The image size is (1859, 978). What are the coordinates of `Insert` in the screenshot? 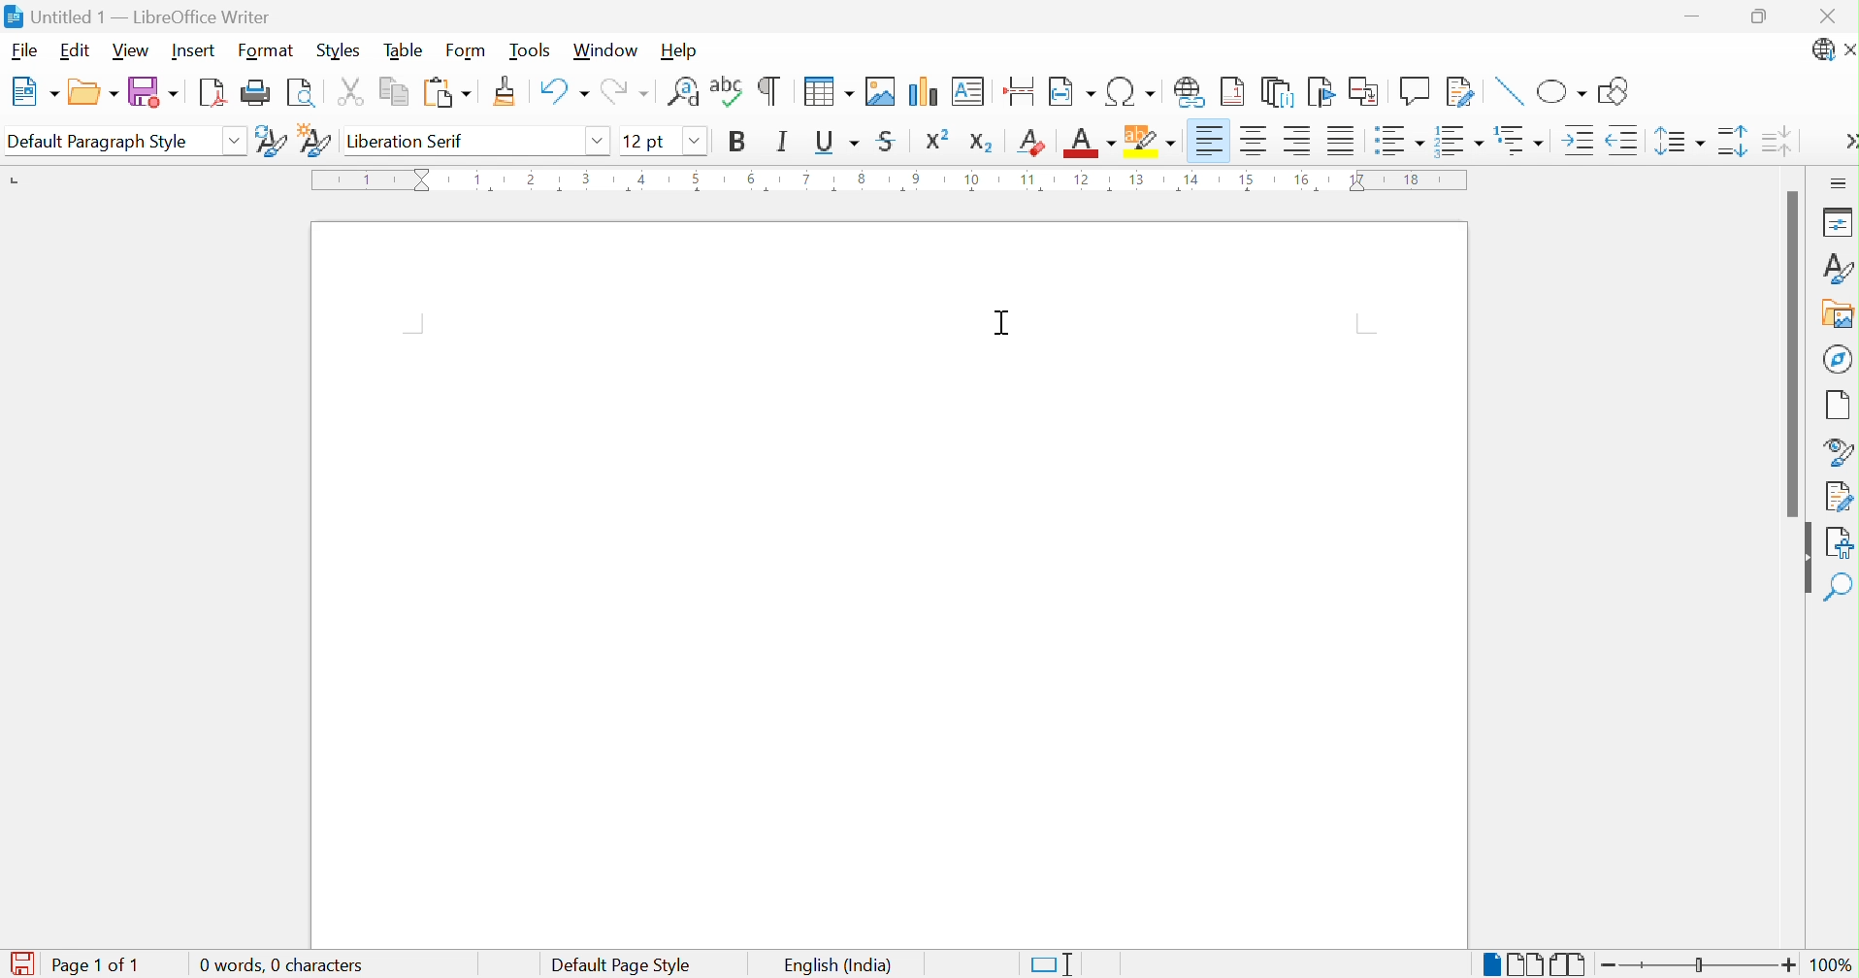 It's located at (192, 50).